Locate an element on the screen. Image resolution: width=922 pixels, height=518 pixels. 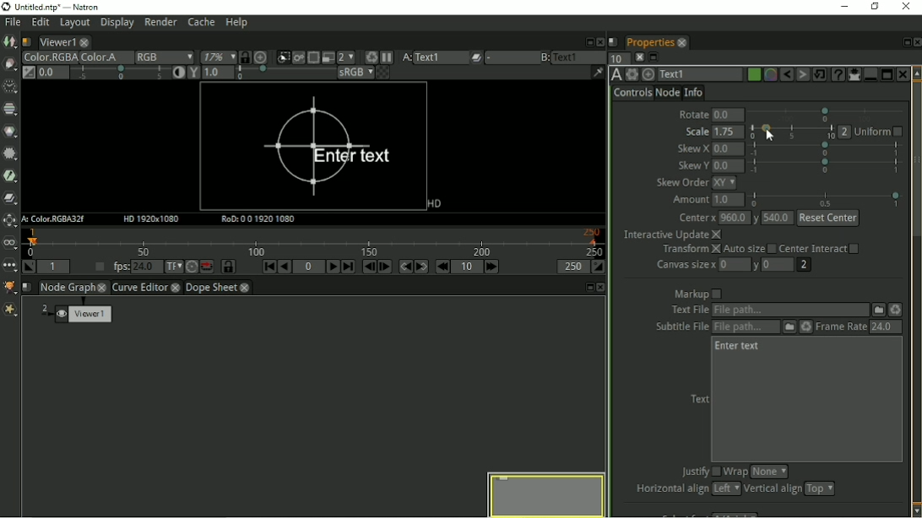
Playback frame rate is located at coordinates (99, 267).